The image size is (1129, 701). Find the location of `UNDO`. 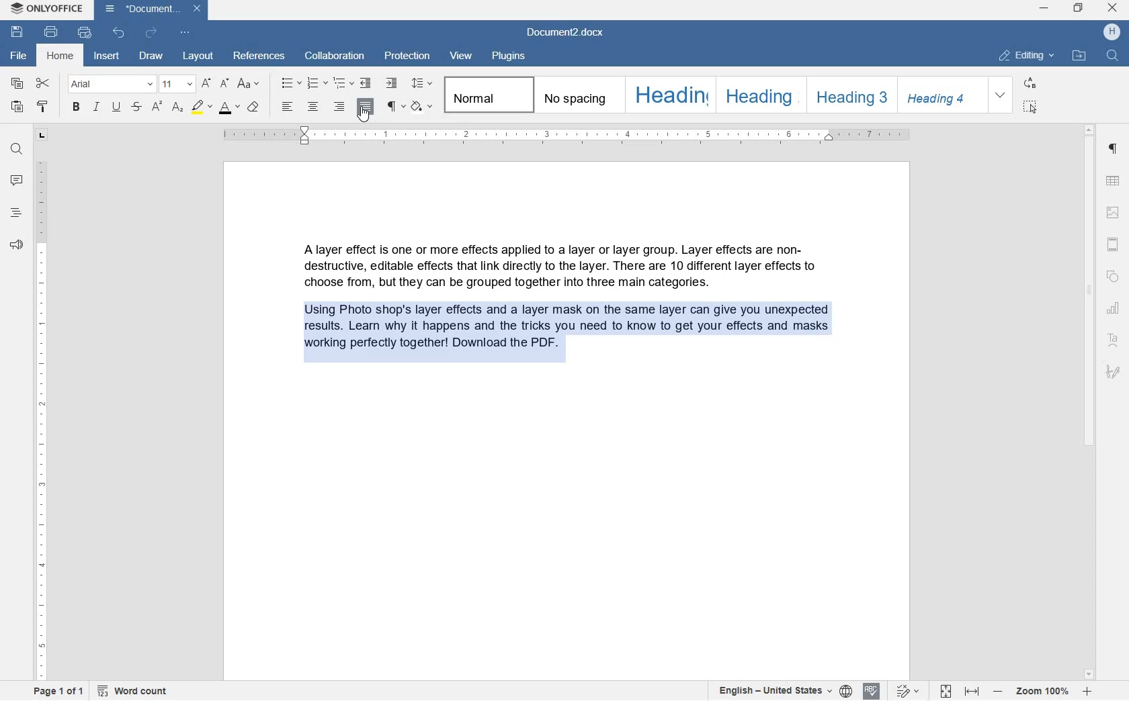

UNDO is located at coordinates (120, 34).